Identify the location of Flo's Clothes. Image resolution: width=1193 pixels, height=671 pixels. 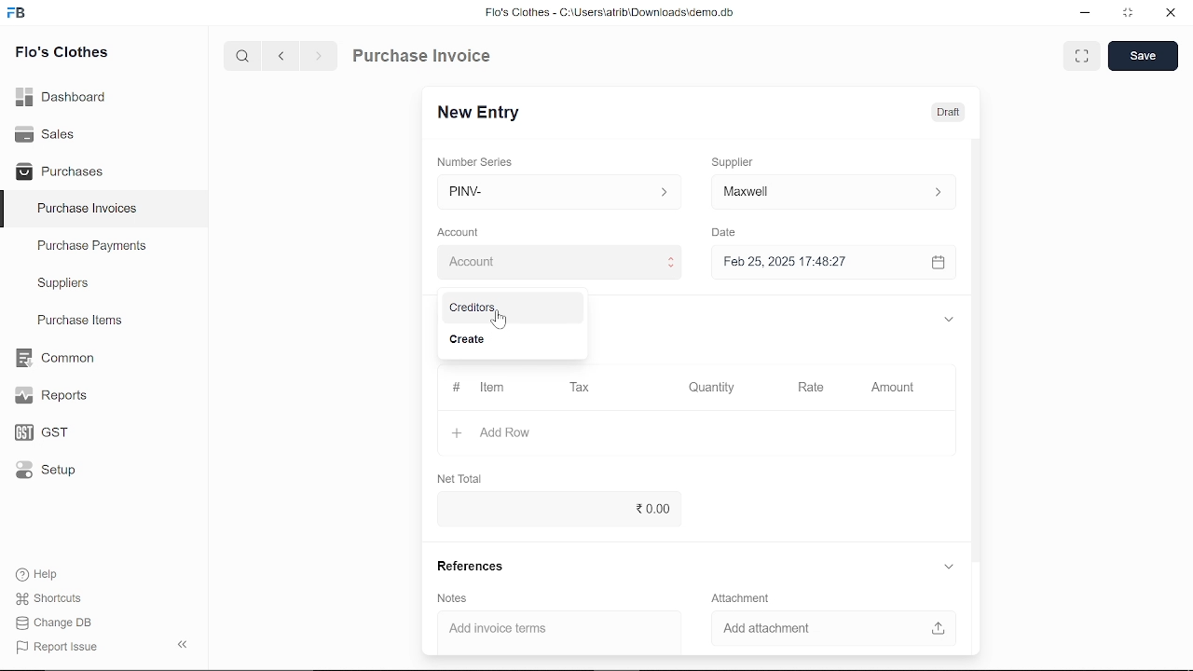
(62, 53).